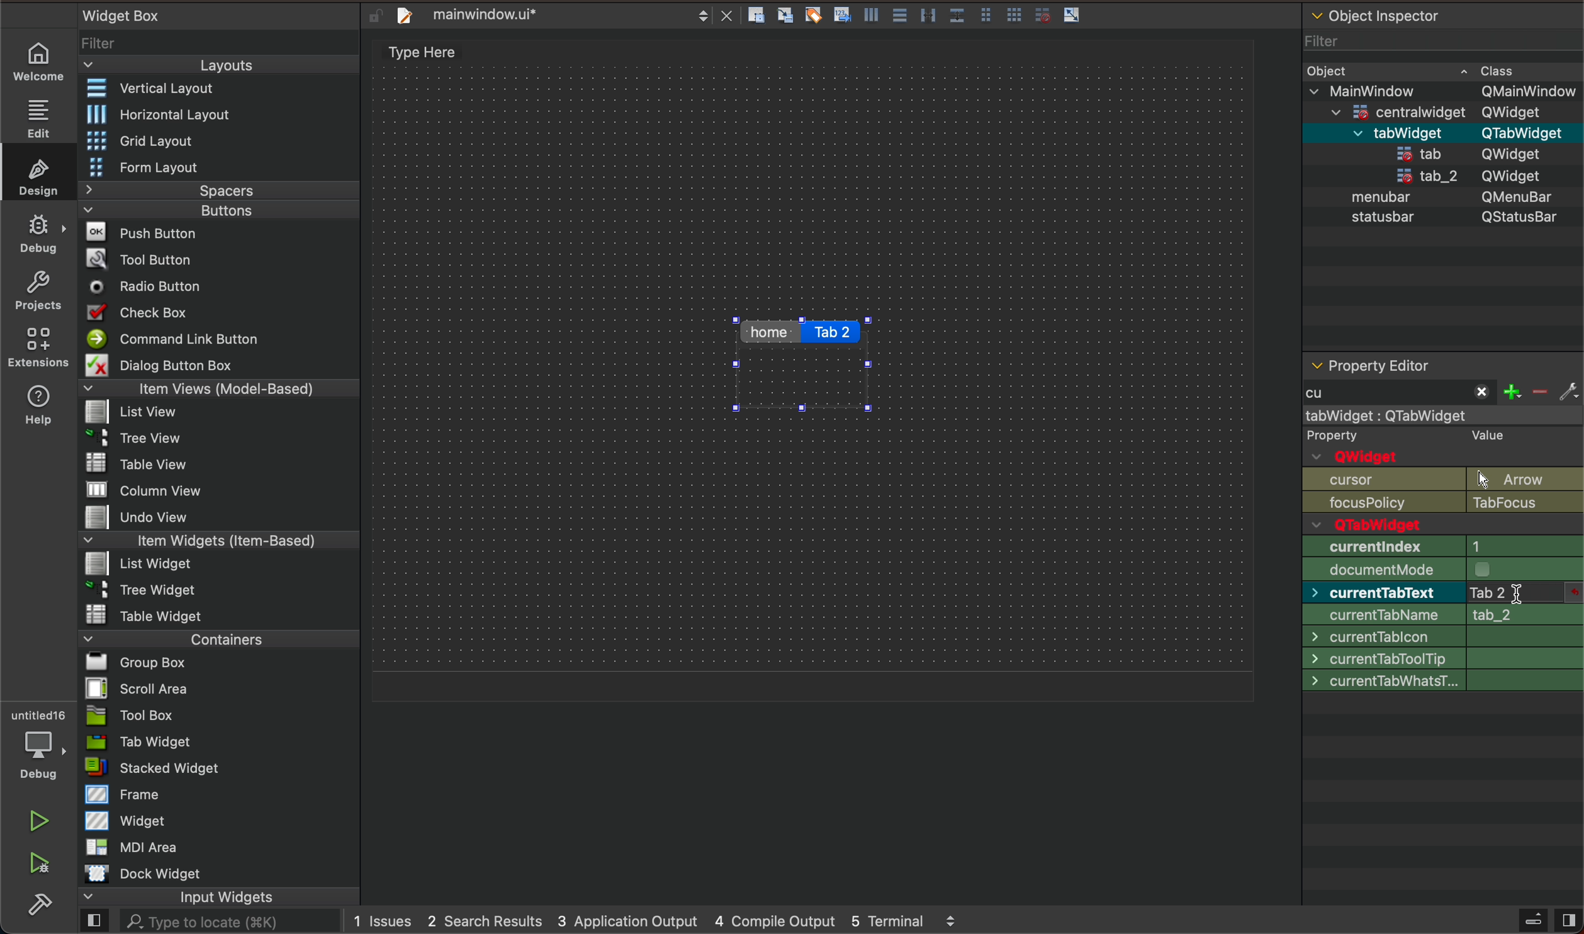 This screenshot has width=1584, height=934. Describe the element at coordinates (1441, 700) in the screenshot. I see `font` at that location.